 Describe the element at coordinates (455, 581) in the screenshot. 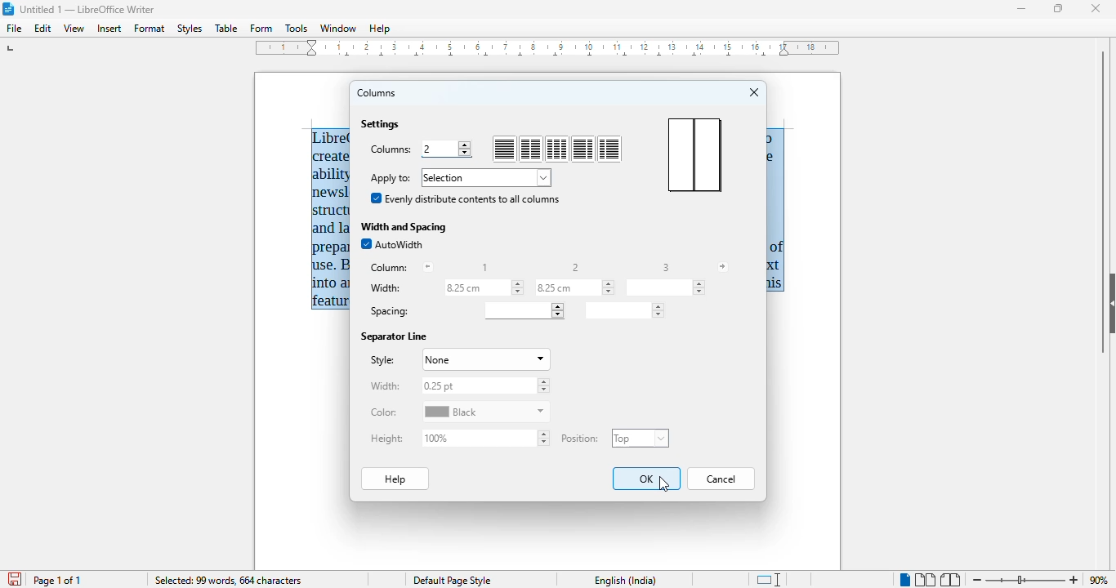

I see `Default page style` at that location.